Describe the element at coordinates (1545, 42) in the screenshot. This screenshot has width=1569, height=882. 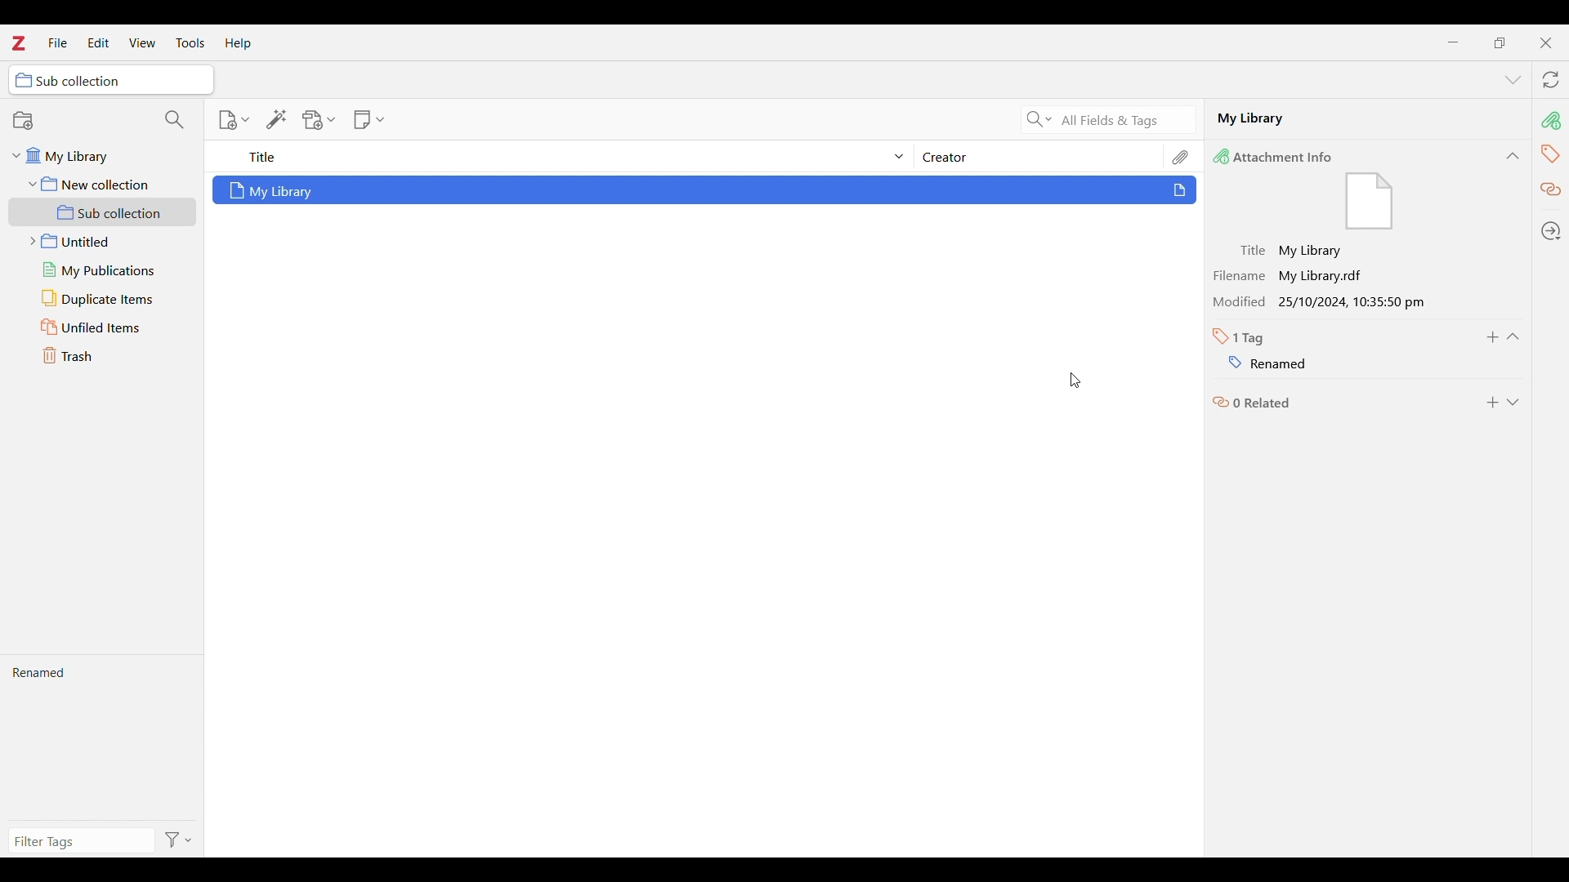
I see `Close interface` at that location.